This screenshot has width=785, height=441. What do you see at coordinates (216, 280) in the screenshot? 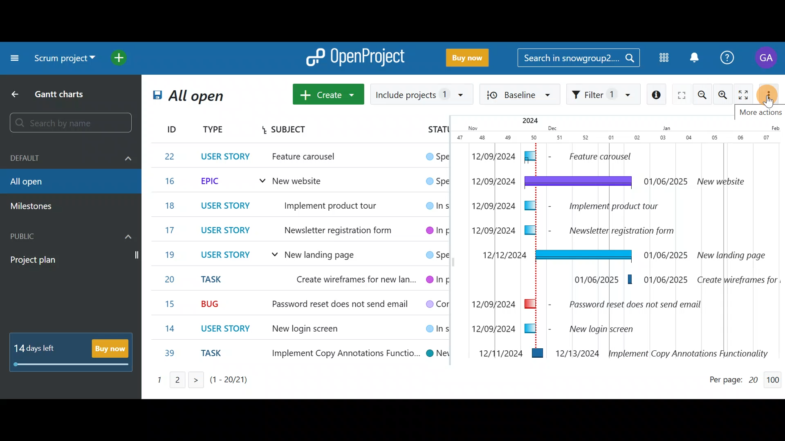
I see `TASK` at bounding box center [216, 280].